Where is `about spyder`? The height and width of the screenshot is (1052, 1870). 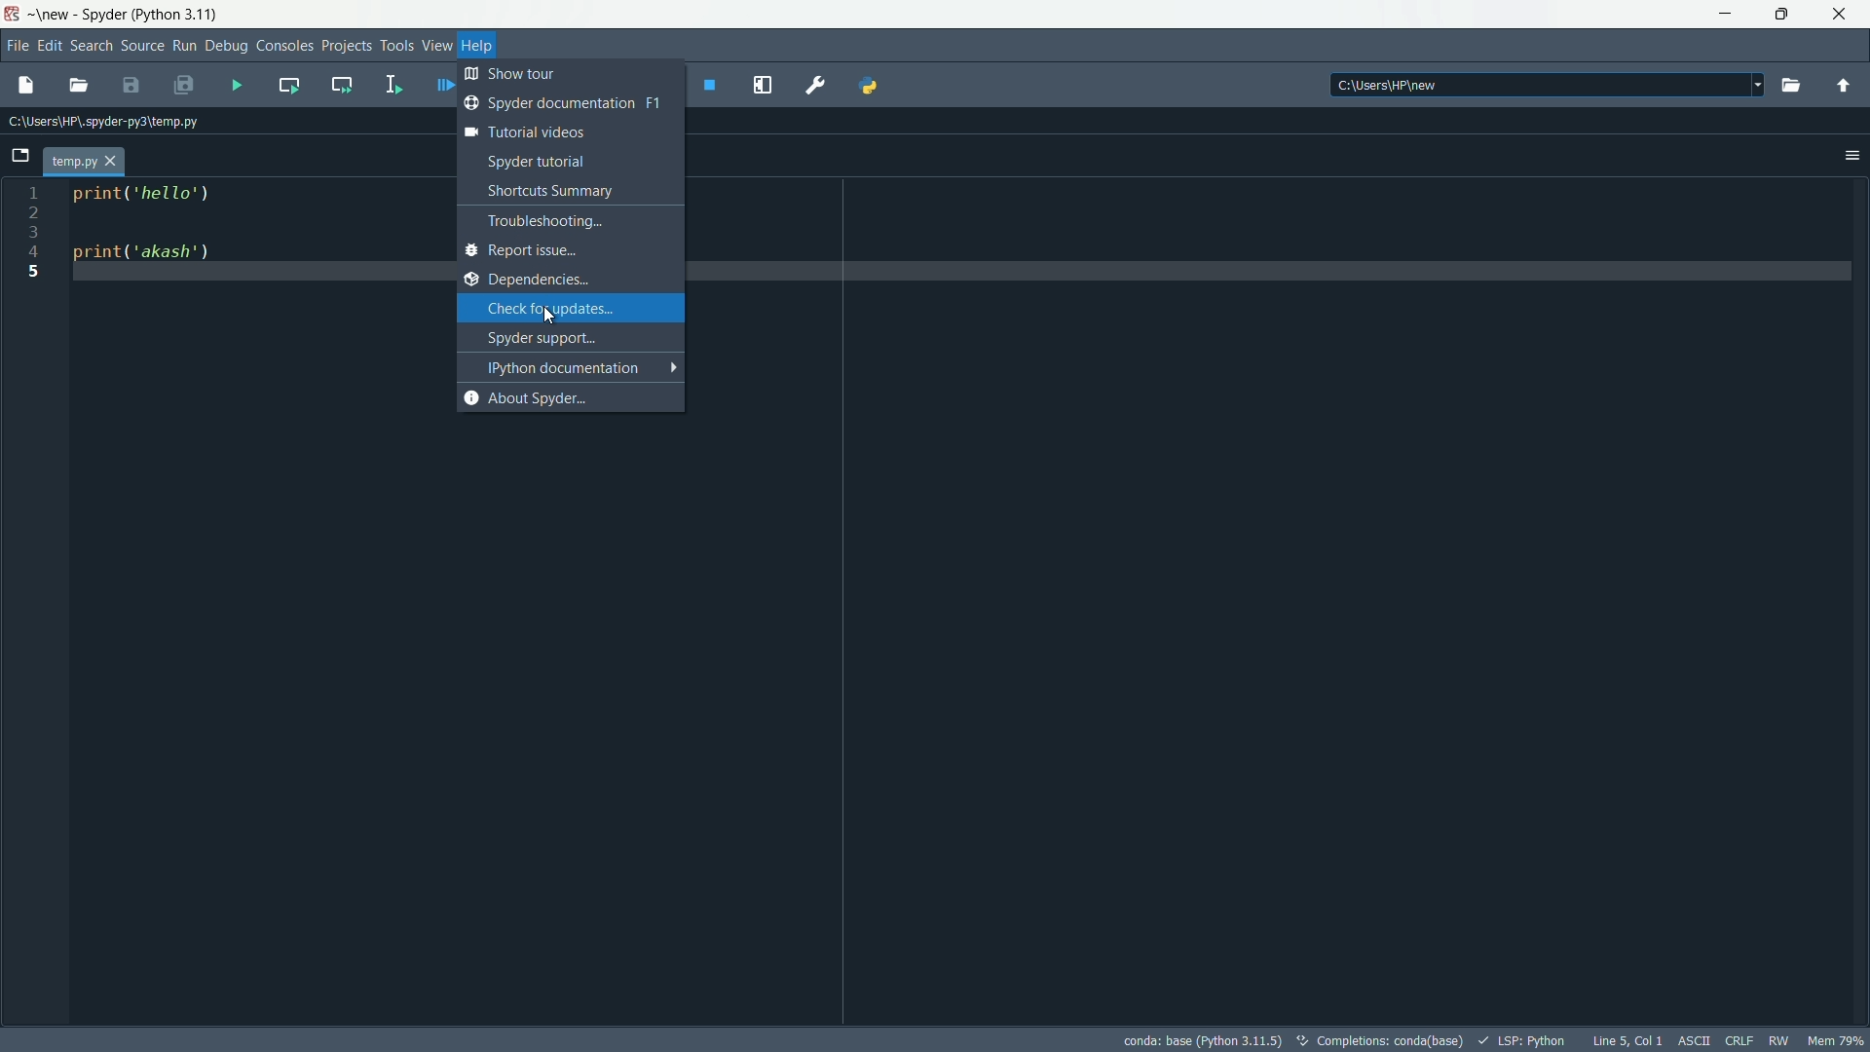
about spyder is located at coordinates (563, 397).